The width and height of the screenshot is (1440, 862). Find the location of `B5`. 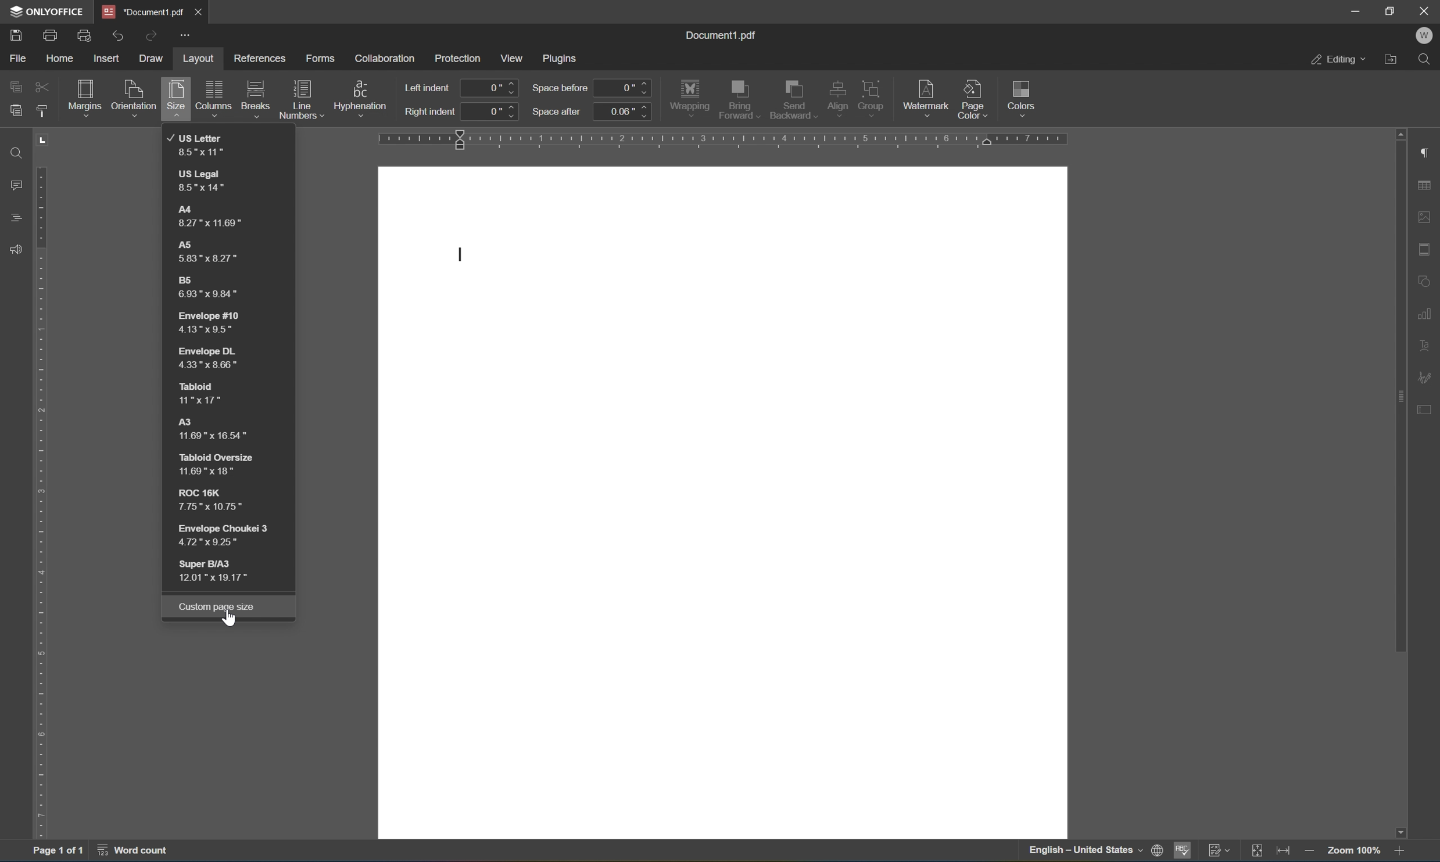

B5 is located at coordinates (210, 289).